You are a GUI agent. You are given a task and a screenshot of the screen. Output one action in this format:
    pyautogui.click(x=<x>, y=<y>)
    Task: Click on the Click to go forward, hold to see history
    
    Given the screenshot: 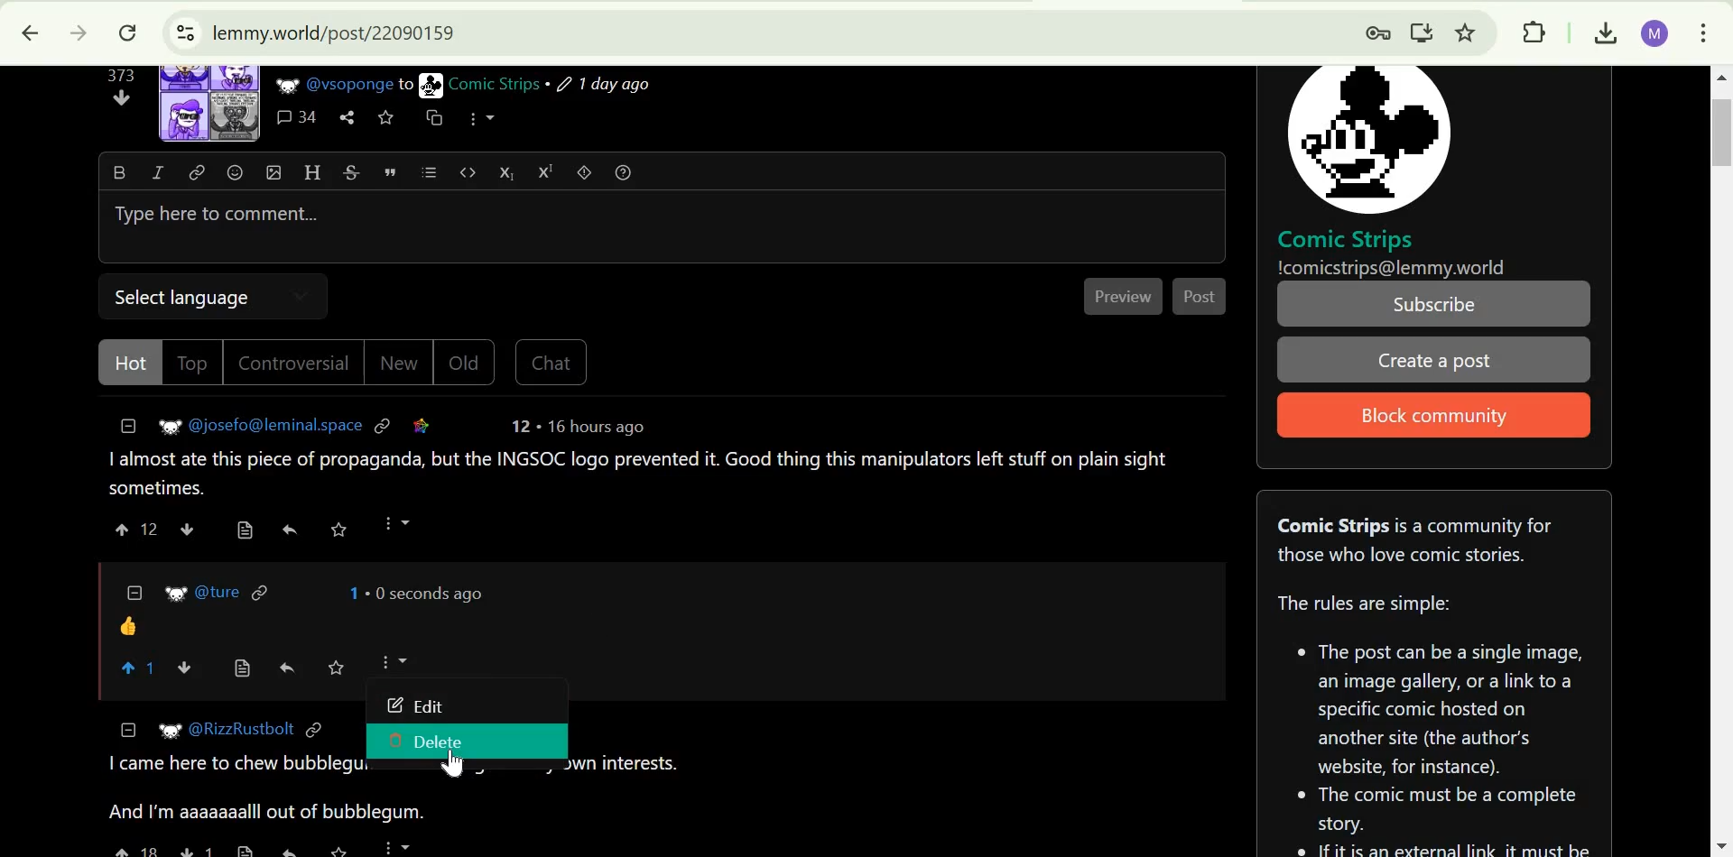 What is the action you would take?
    pyautogui.click(x=75, y=33)
    